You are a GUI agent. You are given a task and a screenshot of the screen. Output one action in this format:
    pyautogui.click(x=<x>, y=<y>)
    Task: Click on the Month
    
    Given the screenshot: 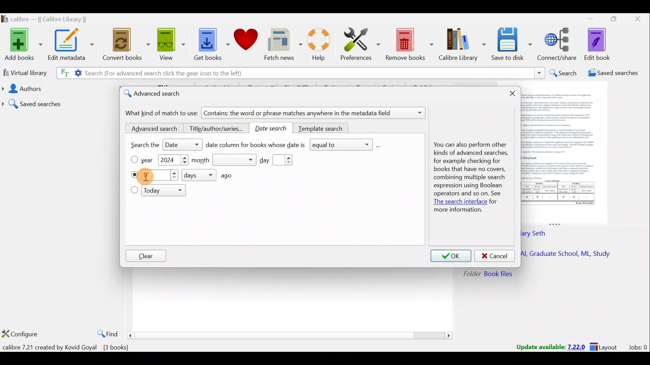 What is the action you would take?
    pyautogui.click(x=224, y=160)
    